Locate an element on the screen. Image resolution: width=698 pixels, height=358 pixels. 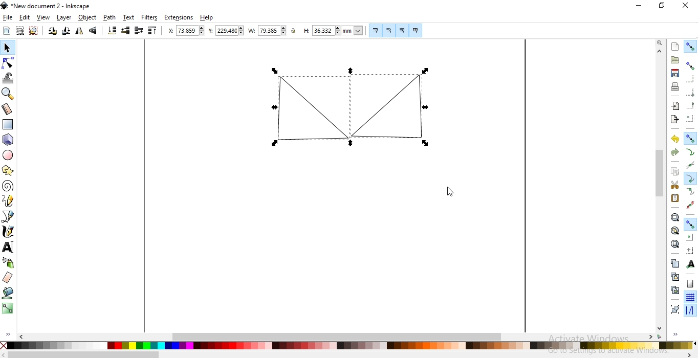
view is located at coordinates (43, 17).